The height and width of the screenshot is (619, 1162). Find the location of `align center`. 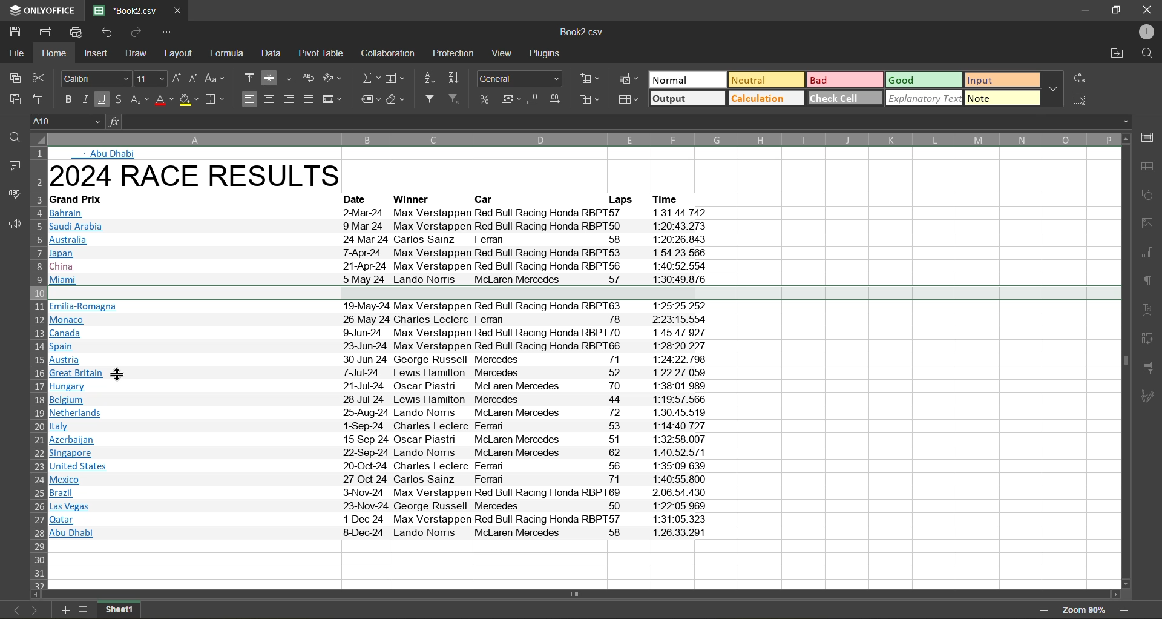

align center is located at coordinates (268, 99).